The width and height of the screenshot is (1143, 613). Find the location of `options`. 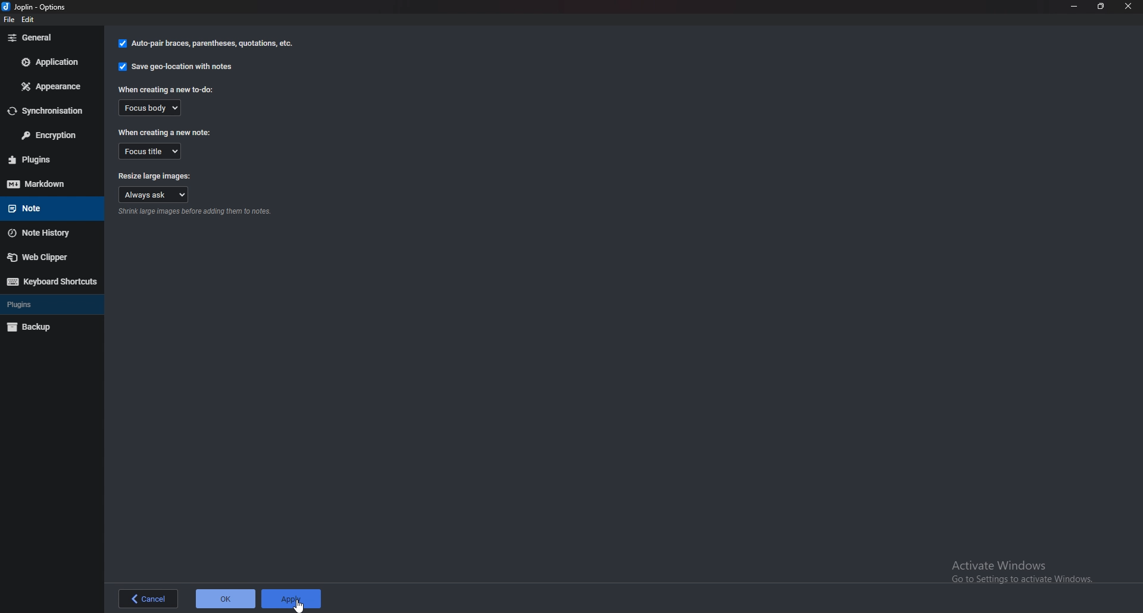

options is located at coordinates (38, 8).